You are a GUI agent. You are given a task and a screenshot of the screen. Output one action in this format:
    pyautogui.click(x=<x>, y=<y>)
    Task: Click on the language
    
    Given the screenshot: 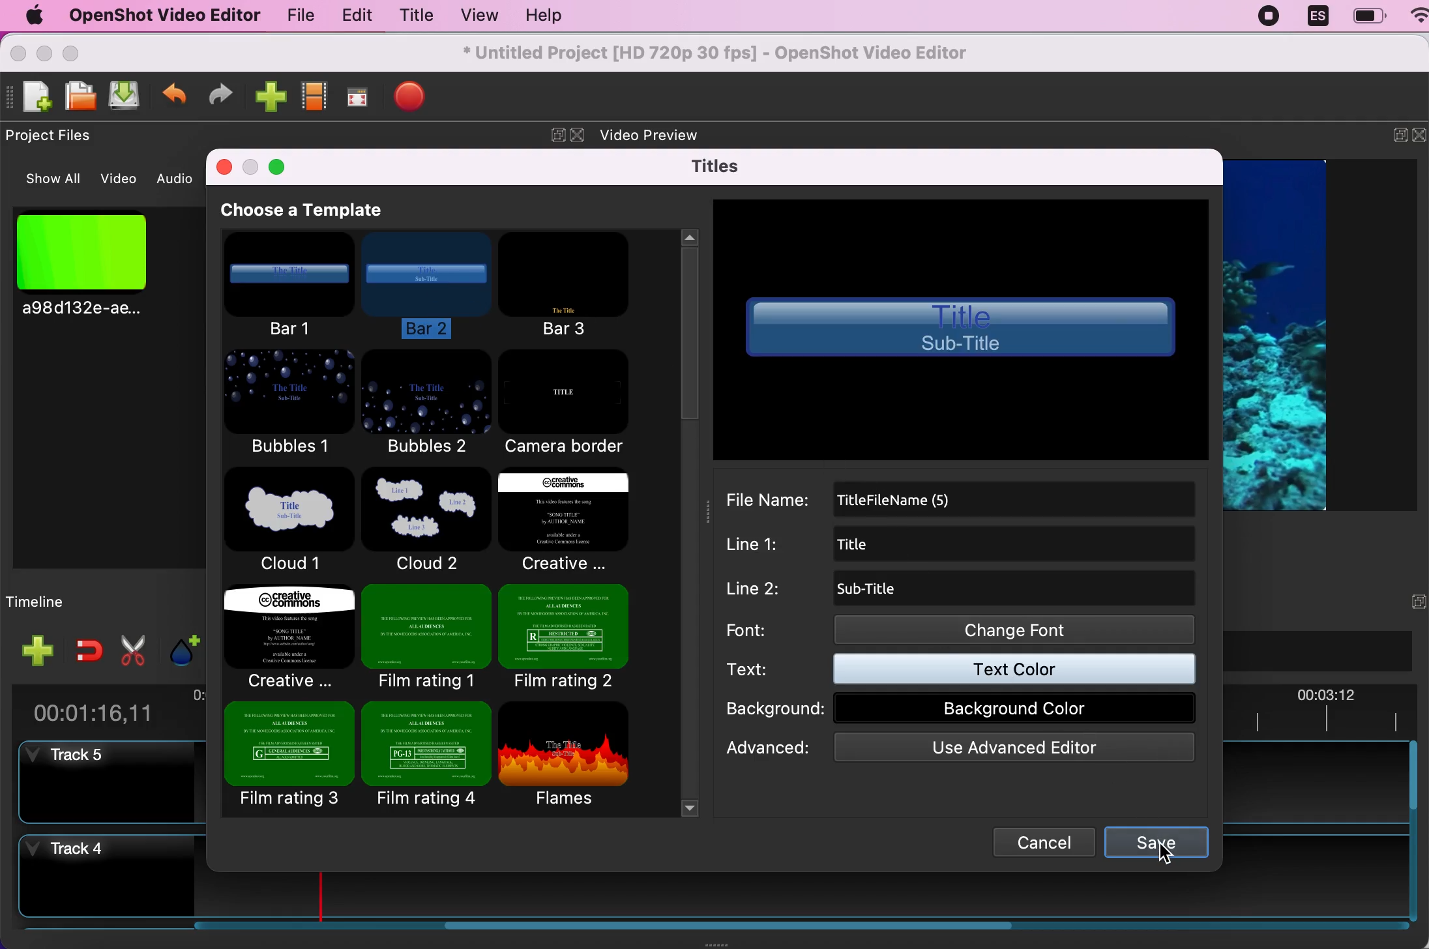 What is the action you would take?
    pyautogui.click(x=1318, y=18)
    